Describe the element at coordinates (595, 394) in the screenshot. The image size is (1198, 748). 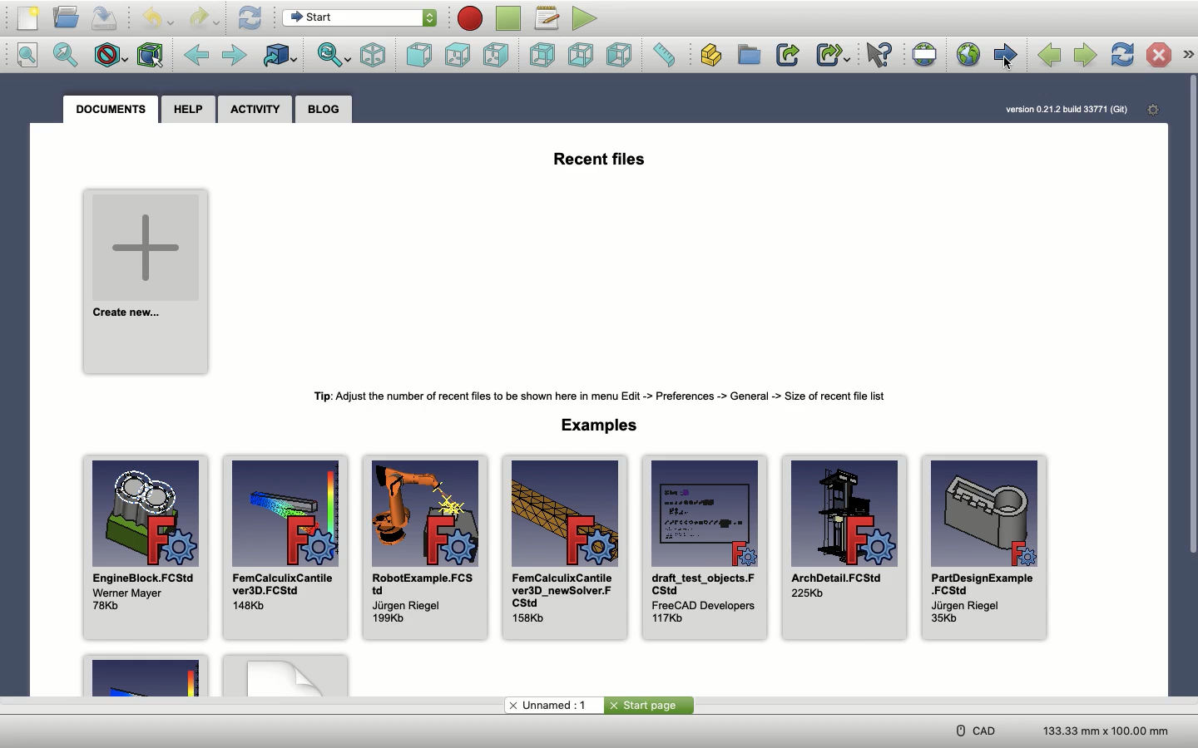
I see `Tip` at that location.